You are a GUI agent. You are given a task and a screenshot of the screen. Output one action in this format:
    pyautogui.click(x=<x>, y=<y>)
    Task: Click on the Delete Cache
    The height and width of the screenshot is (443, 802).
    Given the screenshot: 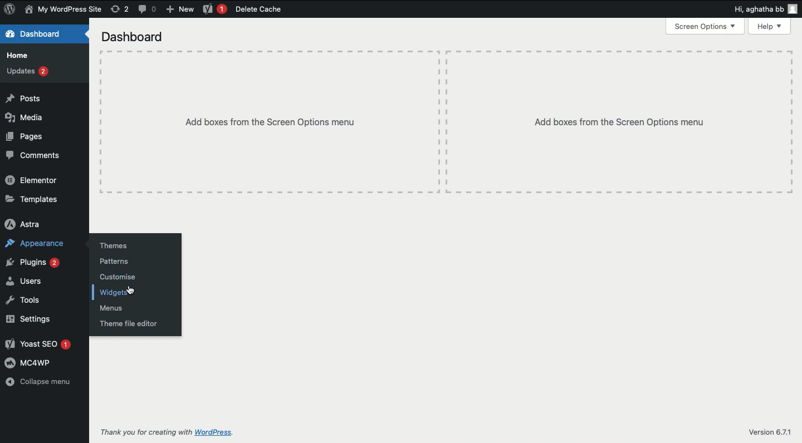 What is the action you would take?
    pyautogui.click(x=246, y=8)
    